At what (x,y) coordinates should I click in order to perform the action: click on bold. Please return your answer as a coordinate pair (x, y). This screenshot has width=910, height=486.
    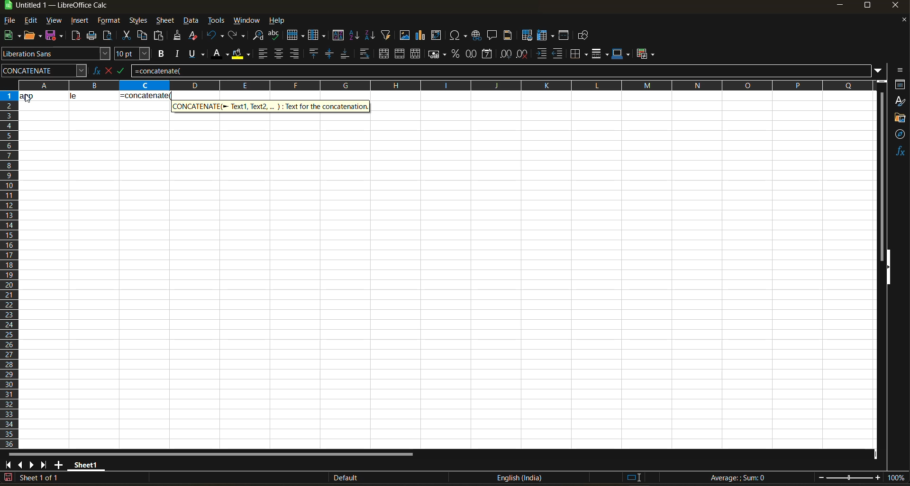
    Looking at the image, I should click on (160, 54).